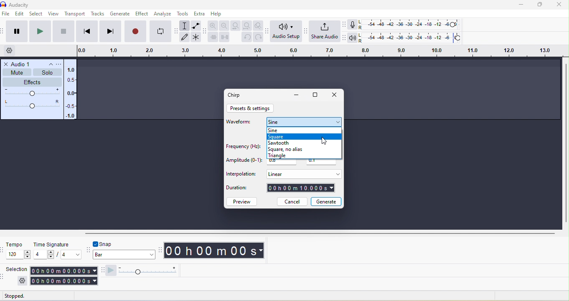 The image size is (569, 301). What do you see at coordinates (89, 249) in the screenshot?
I see `audacity snapping toolbar` at bounding box center [89, 249].